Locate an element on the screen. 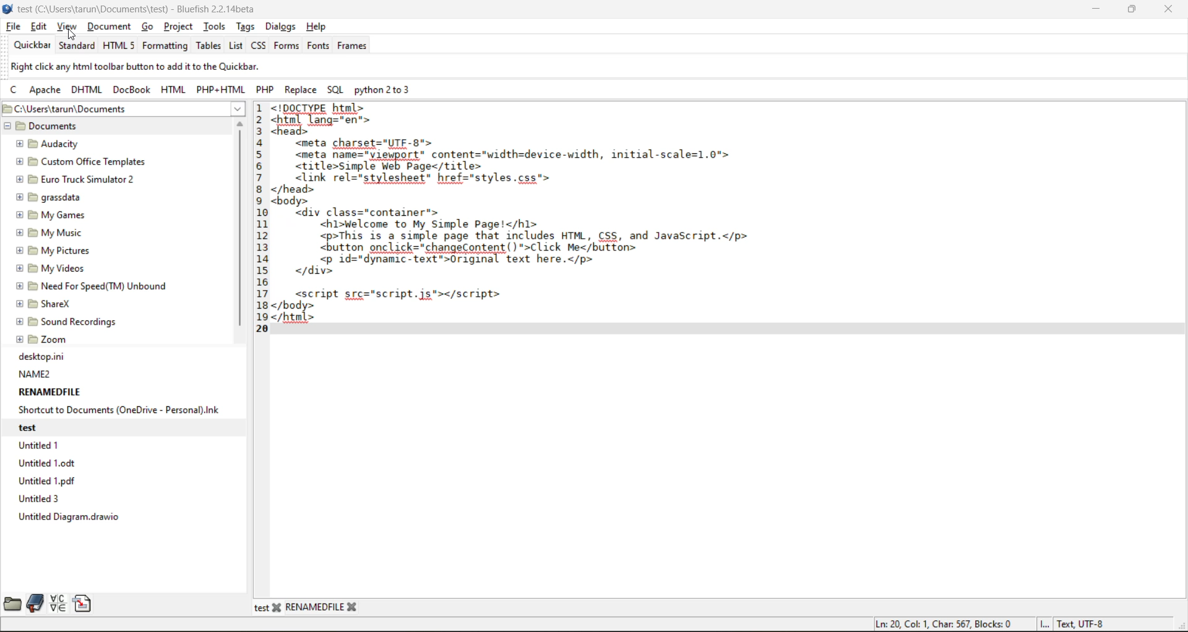 This screenshot has height=632, width=1188. view is located at coordinates (65, 28).